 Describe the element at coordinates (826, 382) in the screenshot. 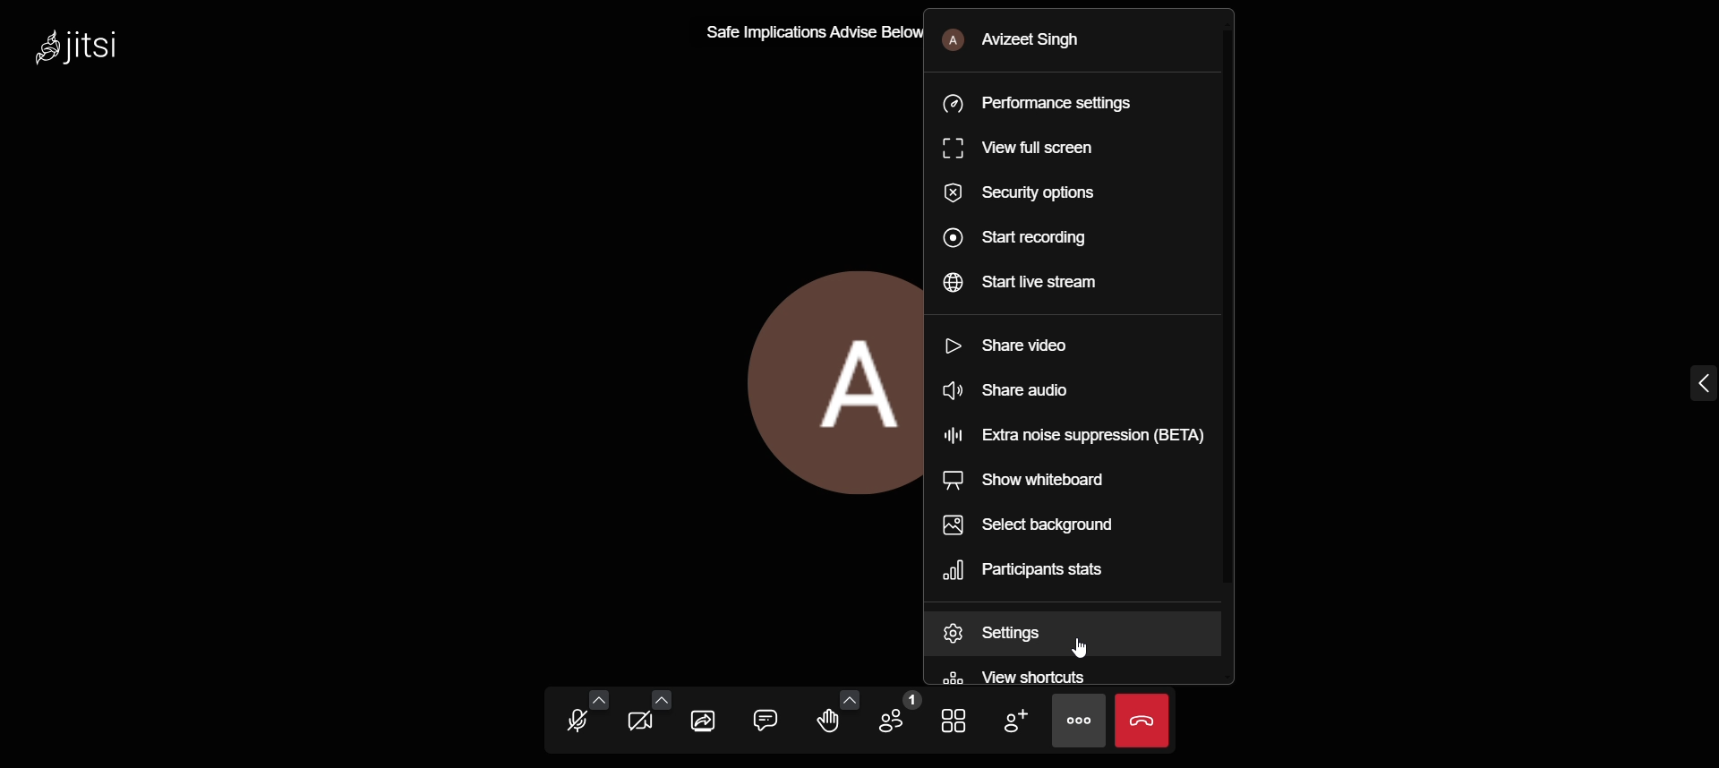

I see `display picture` at that location.